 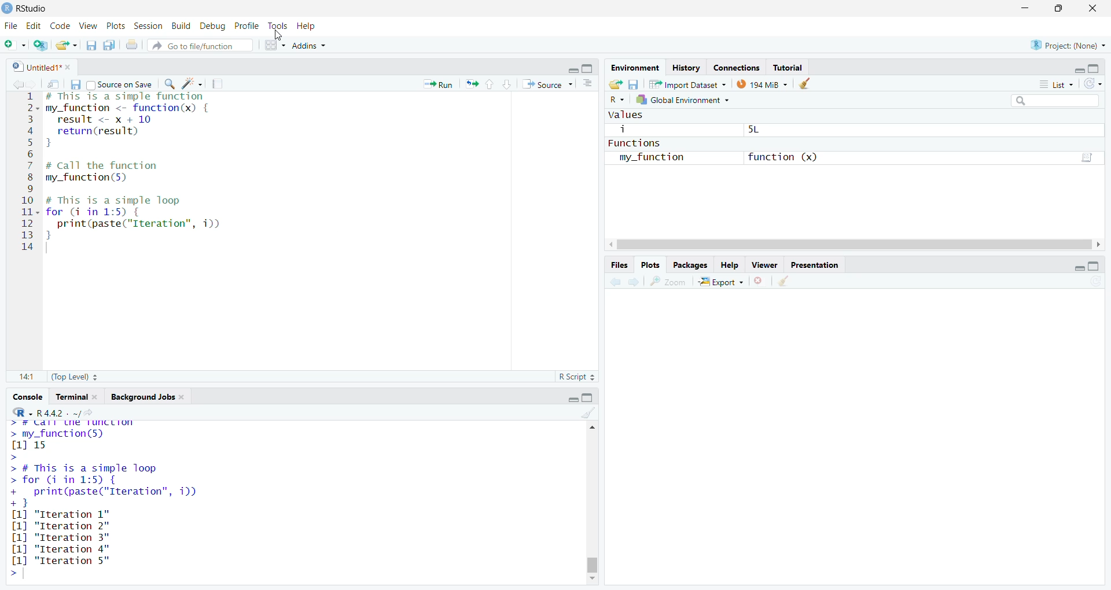 I want to click on functions, so click(x=644, y=143).